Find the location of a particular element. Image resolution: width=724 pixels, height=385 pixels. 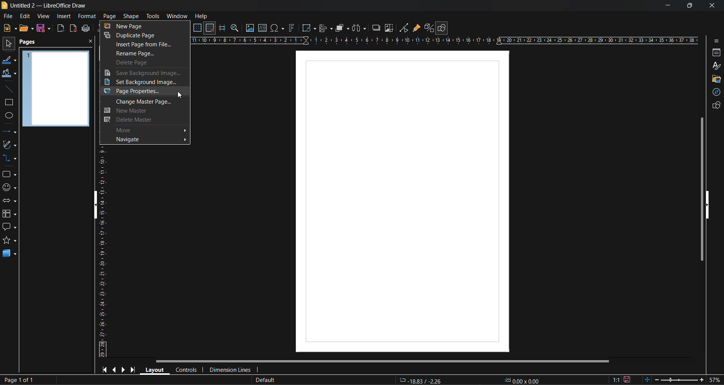

textbox is located at coordinates (263, 28).